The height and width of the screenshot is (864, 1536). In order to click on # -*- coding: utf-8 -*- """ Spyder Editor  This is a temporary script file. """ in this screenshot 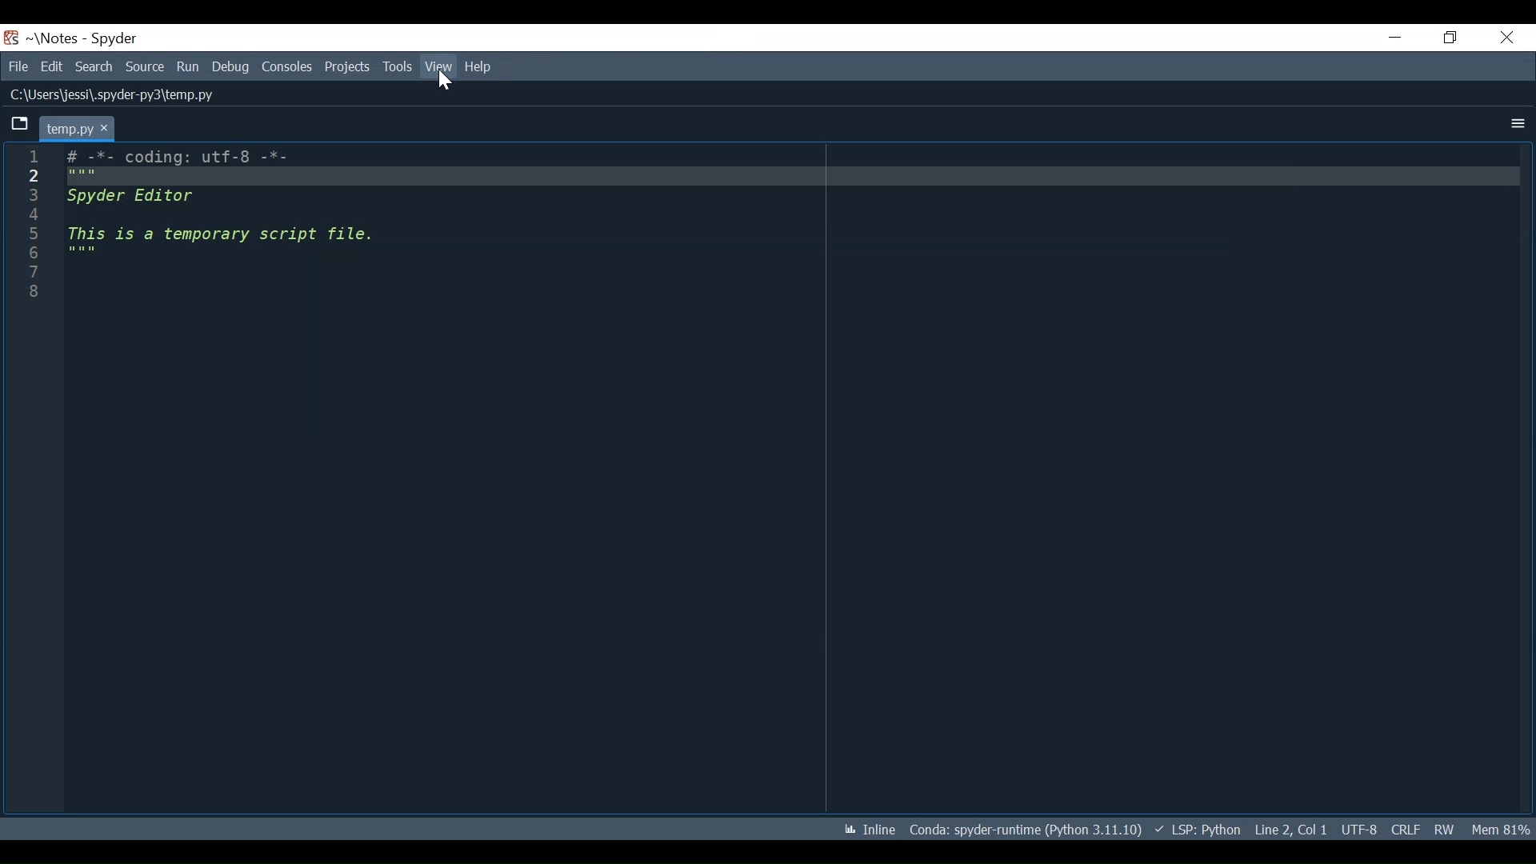, I will do `click(792, 227)`.